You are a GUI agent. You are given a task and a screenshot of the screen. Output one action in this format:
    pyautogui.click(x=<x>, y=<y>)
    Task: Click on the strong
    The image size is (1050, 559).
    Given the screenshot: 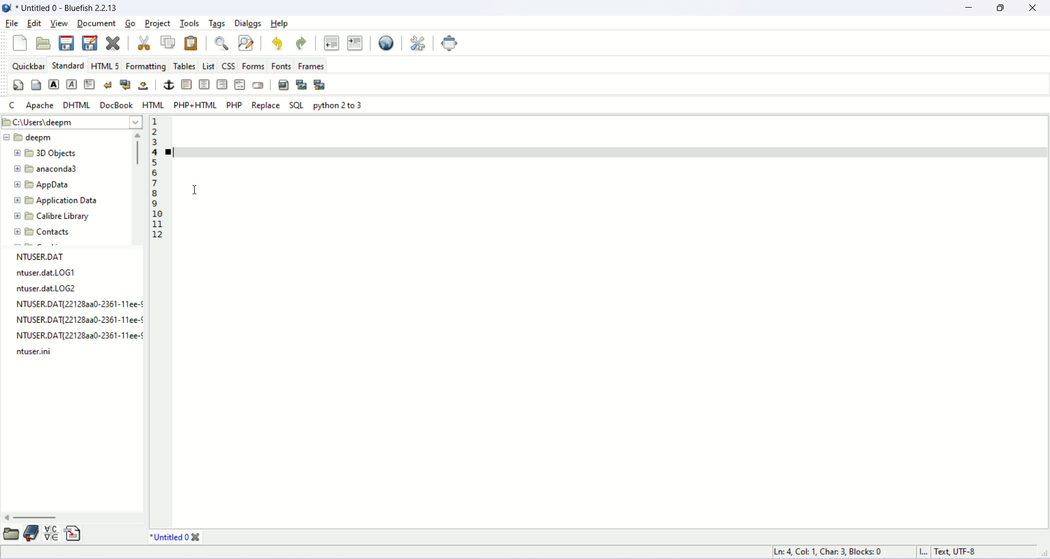 What is the action you would take?
    pyautogui.click(x=53, y=84)
    